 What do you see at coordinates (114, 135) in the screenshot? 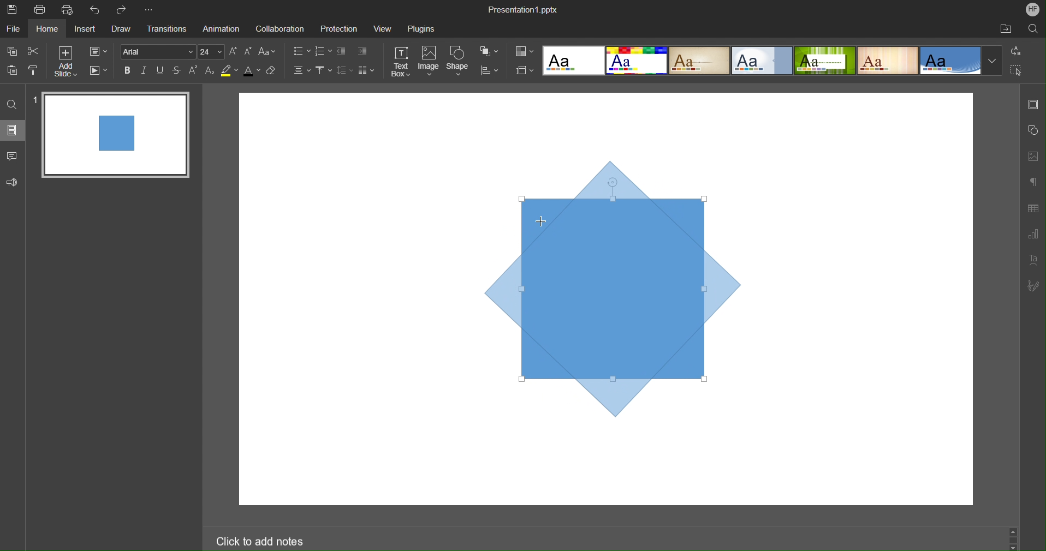
I see `Slide 1` at bounding box center [114, 135].